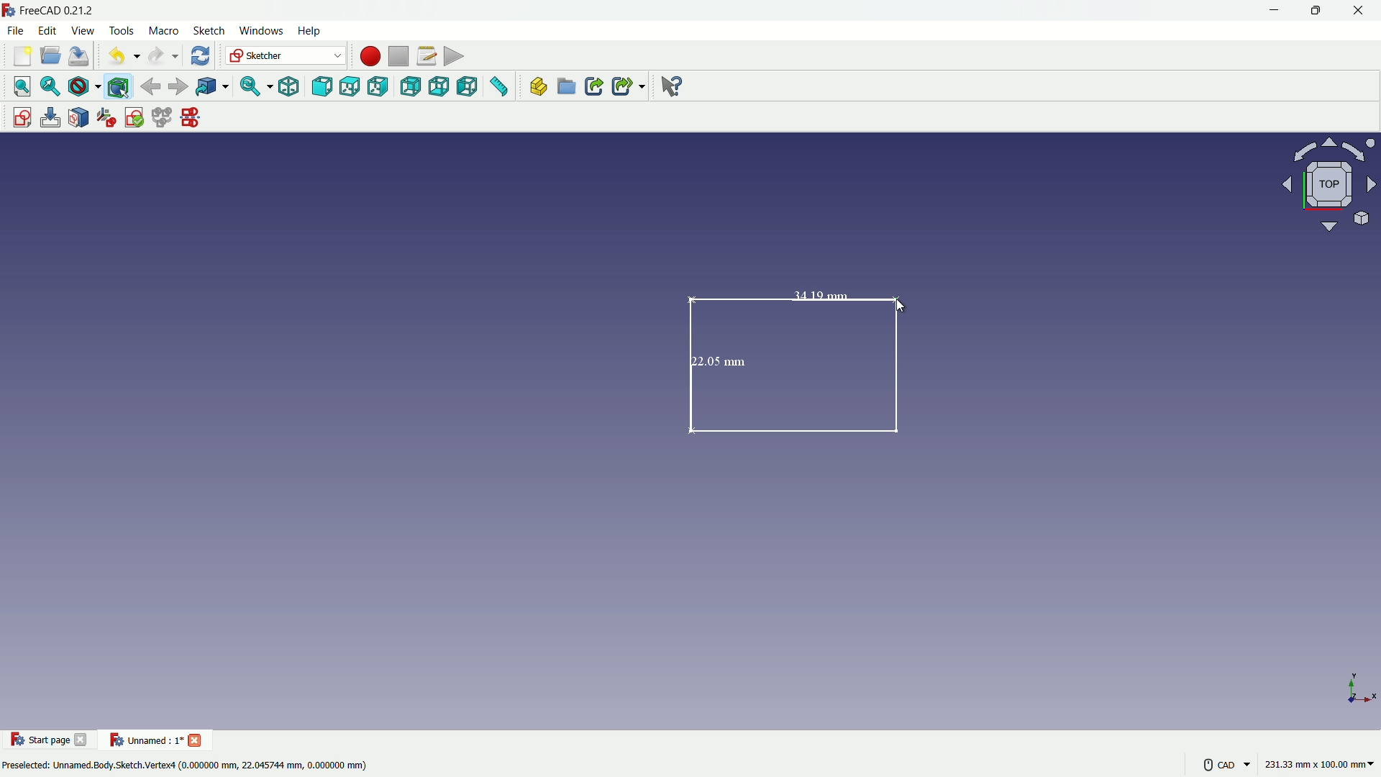  What do you see at coordinates (83, 742) in the screenshot?
I see `close start page` at bounding box center [83, 742].